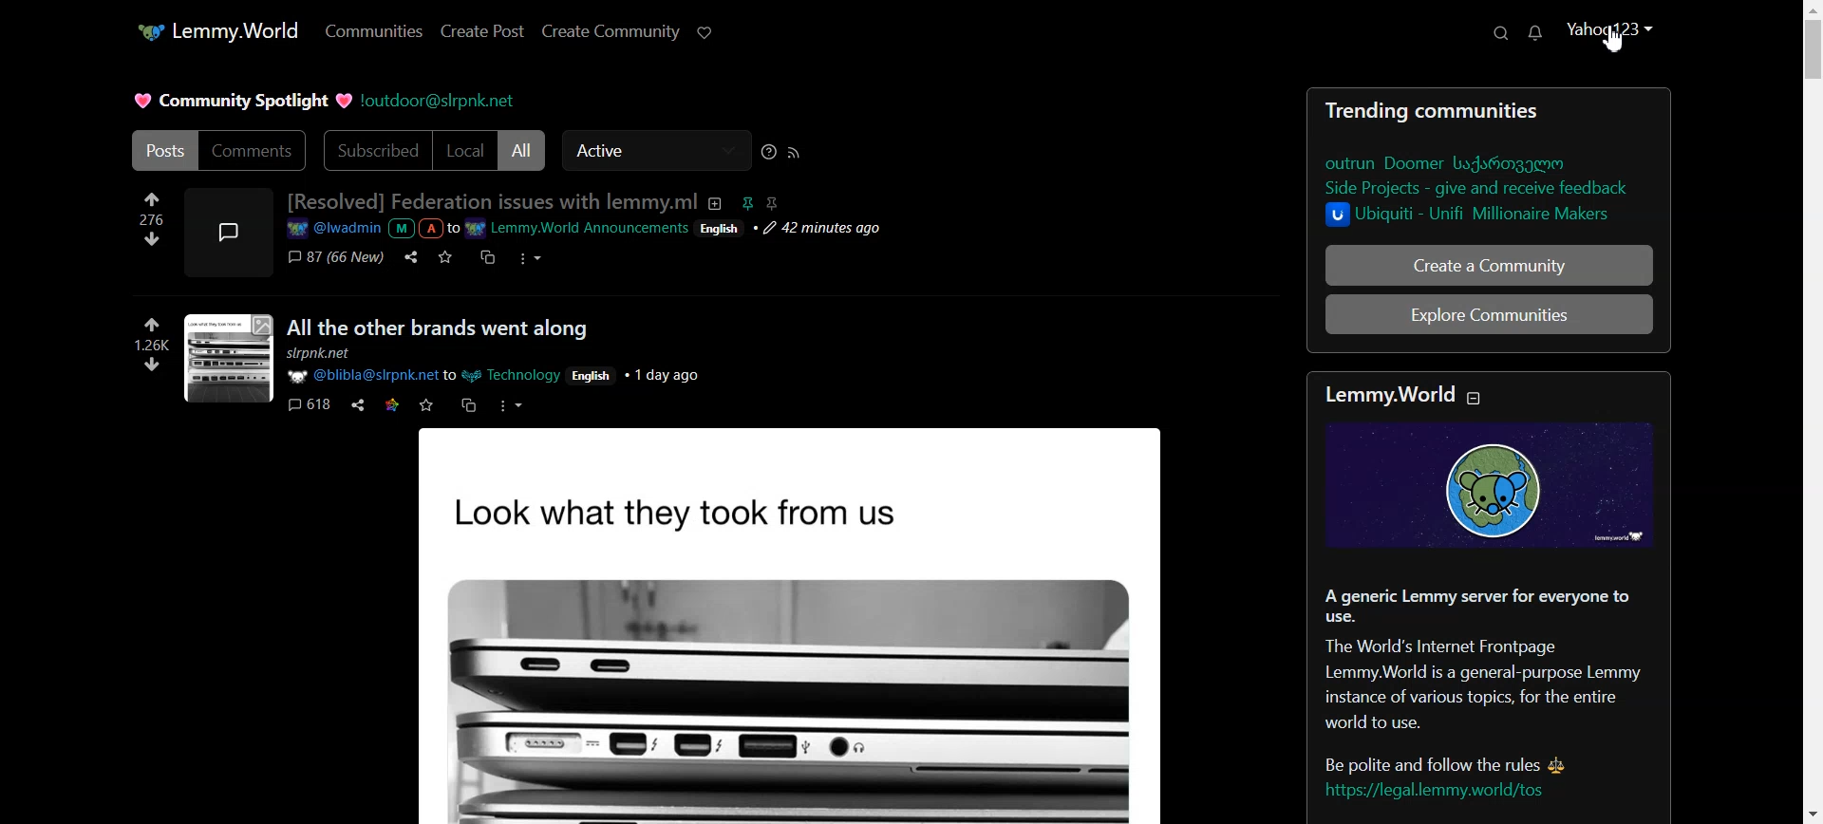 The height and width of the screenshot is (824, 1823). What do you see at coordinates (577, 229) in the screenshot?
I see `lemmy.world announcements` at bounding box center [577, 229].